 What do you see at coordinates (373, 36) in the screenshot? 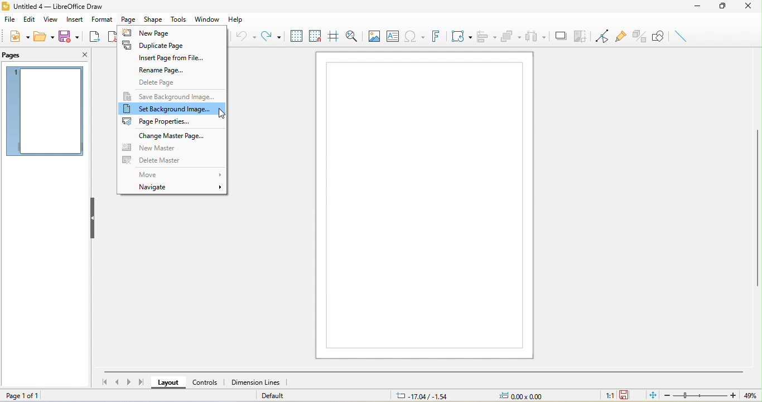
I see `image` at bounding box center [373, 36].